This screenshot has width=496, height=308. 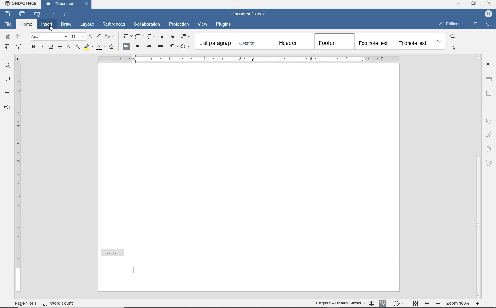 I want to click on NONPRINTING CHARACTERS, so click(x=174, y=47).